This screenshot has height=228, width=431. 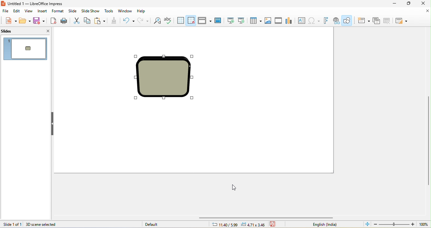 What do you see at coordinates (219, 21) in the screenshot?
I see `master slide` at bounding box center [219, 21].